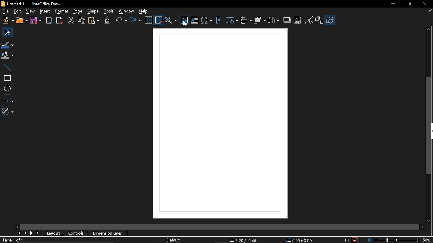 The height and width of the screenshot is (243, 433). Describe the element at coordinates (207, 21) in the screenshot. I see `insert equation` at that location.